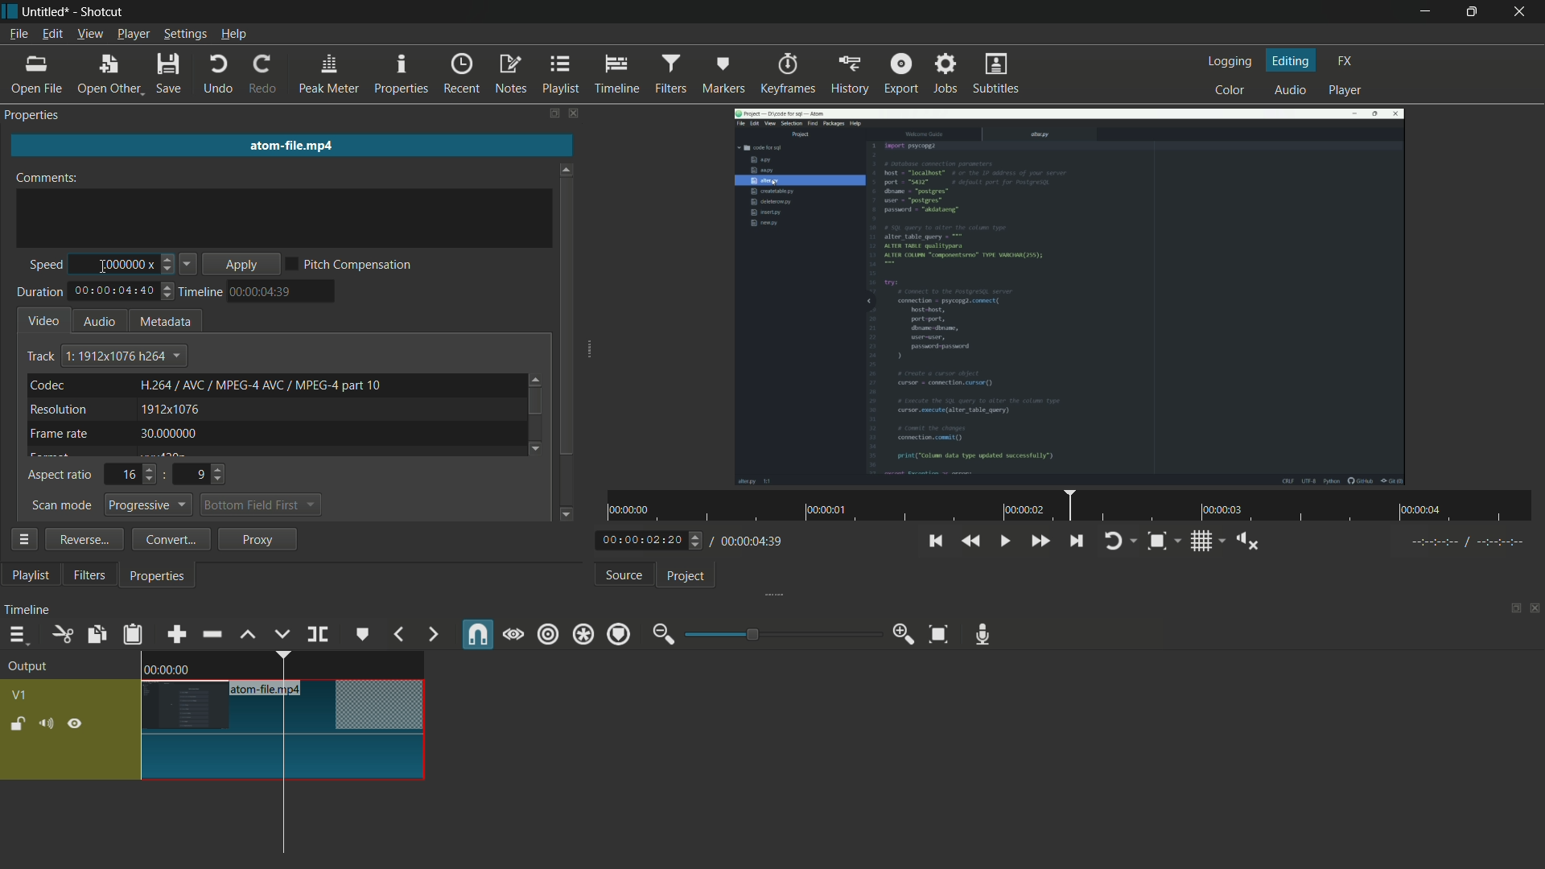 This screenshot has height=869, width=1545. I want to click on open other, so click(109, 75).